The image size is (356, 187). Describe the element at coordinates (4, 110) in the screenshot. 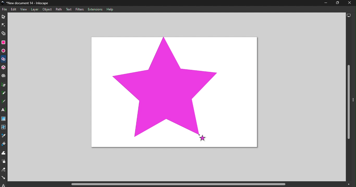

I see `Text tool` at that location.